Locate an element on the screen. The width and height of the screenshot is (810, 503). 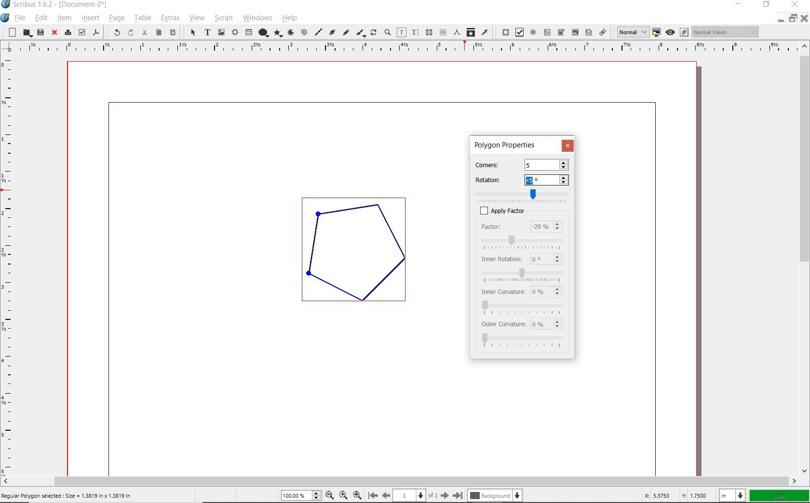
inner curvature input is located at coordinates (547, 291).